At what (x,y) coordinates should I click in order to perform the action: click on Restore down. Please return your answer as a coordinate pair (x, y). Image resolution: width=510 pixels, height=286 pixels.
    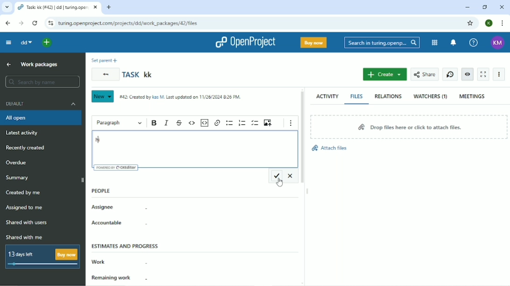
    Looking at the image, I should click on (486, 7).